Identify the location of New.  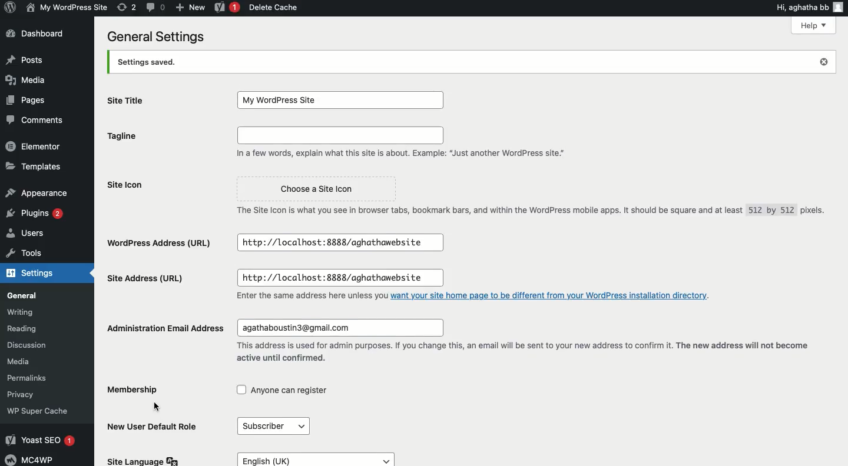
(191, 7).